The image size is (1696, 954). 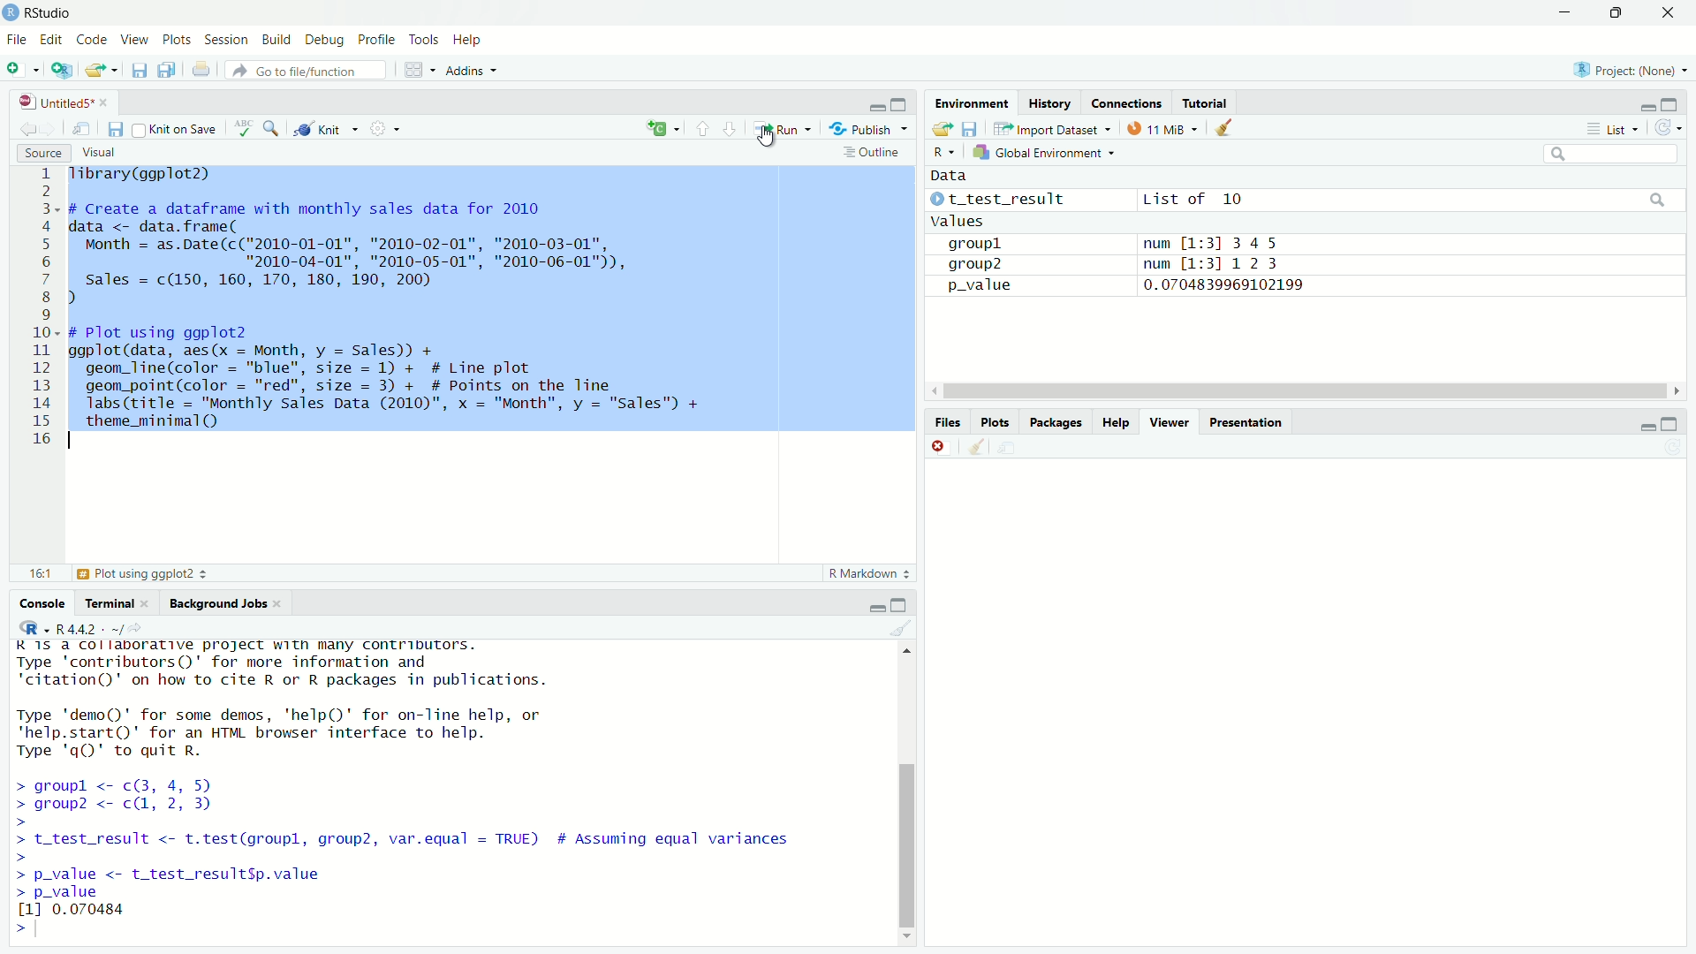 What do you see at coordinates (134, 37) in the screenshot?
I see `View` at bounding box center [134, 37].